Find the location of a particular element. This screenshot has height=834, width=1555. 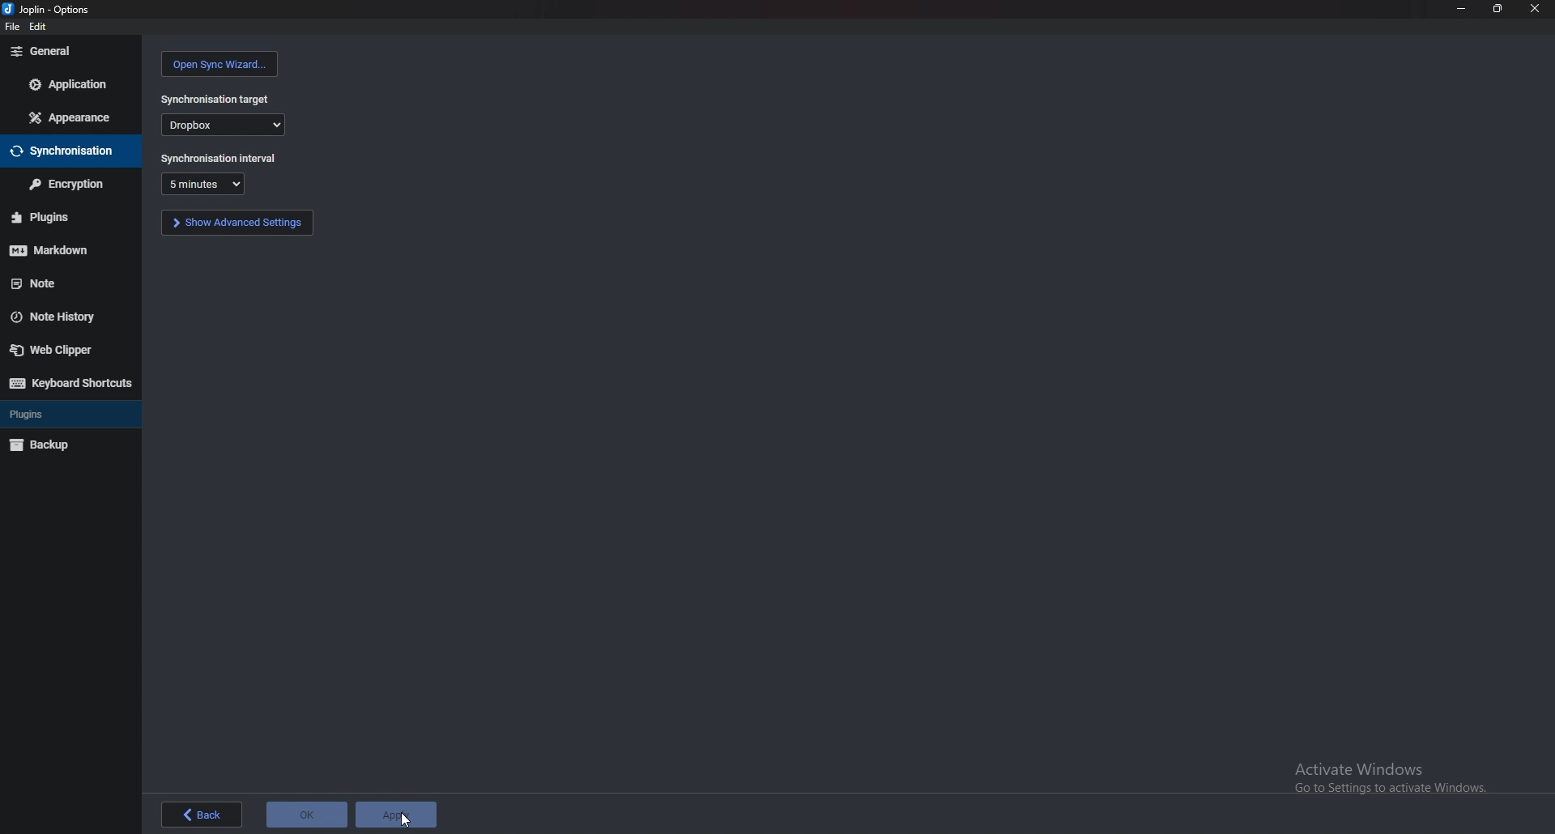

resize is located at coordinates (1500, 9).